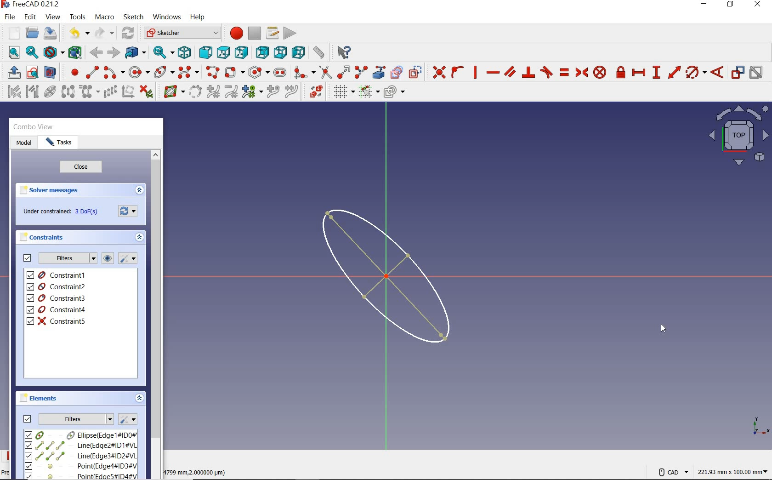 The image size is (772, 480). Describe the element at coordinates (671, 471) in the screenshot. I see `CAD Navigation Style` at that location.